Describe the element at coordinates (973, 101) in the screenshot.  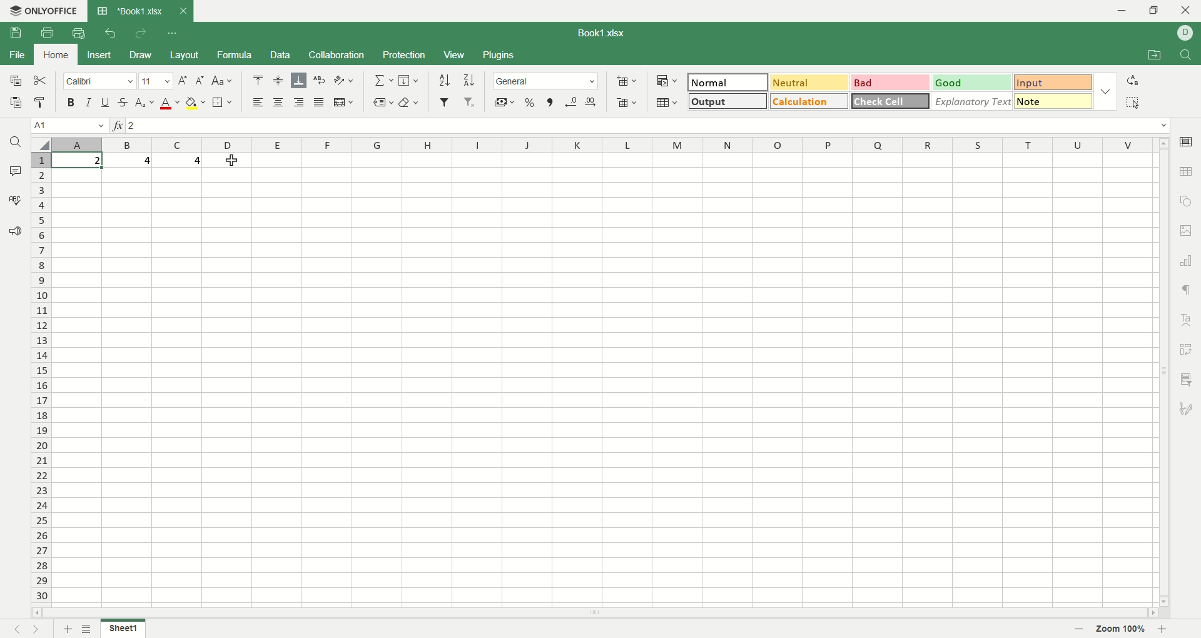
I see `explanatory text` at that location.